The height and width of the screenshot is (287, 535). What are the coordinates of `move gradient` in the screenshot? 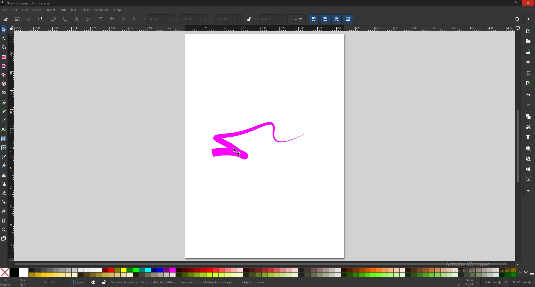 It's located at (337, 19).